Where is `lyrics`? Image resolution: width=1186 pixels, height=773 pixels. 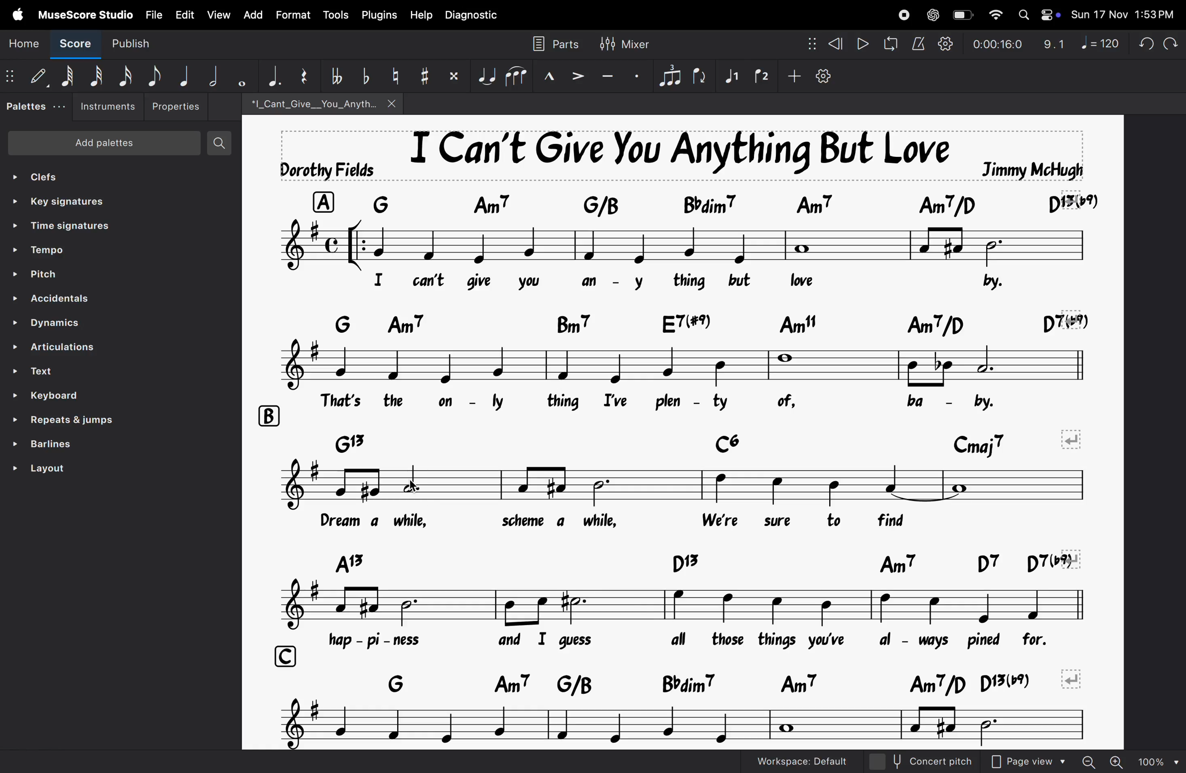
lyrics is located at coordinates (691, 641).